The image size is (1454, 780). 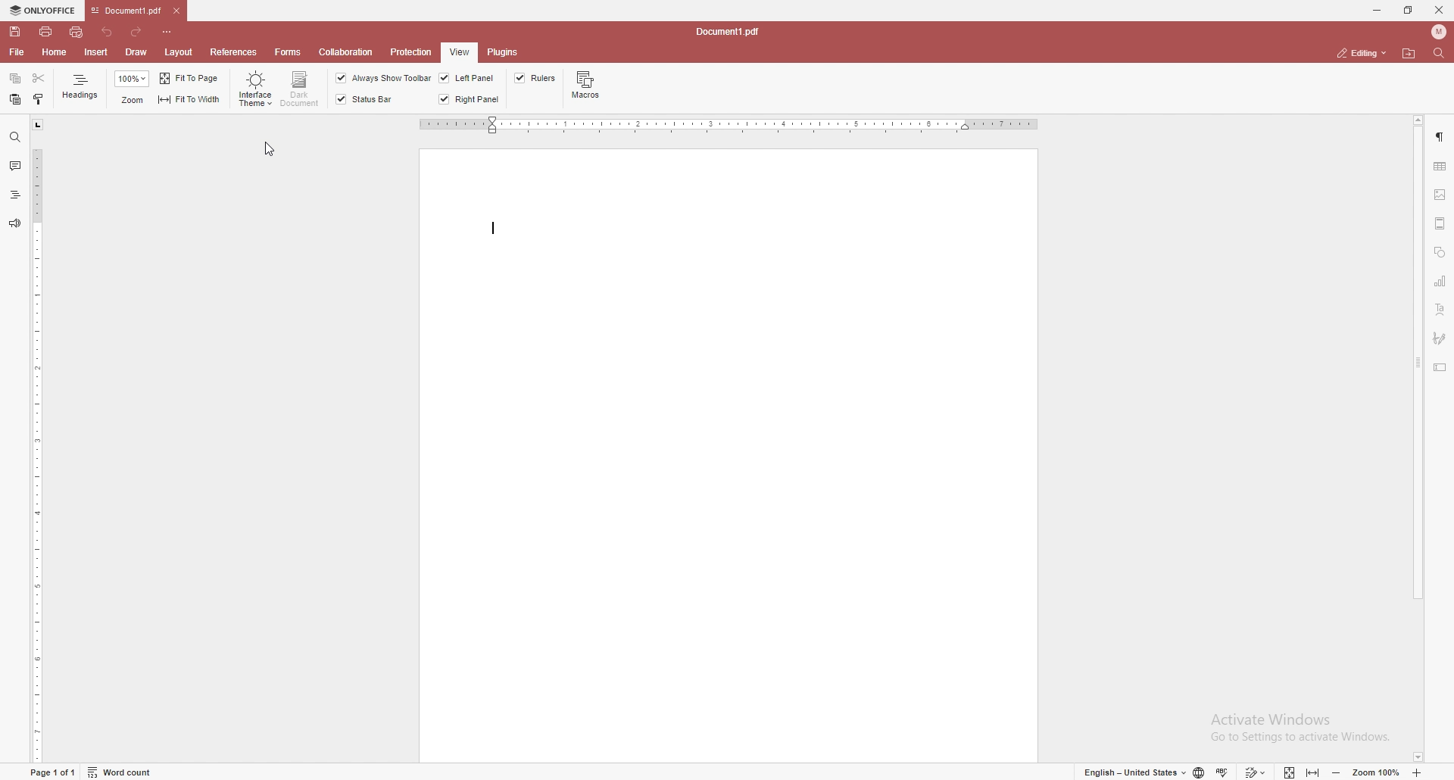 What do you see at coordinates (506, 52) in the screenshot?
I see `plugins` at bounding box center [506, 52].